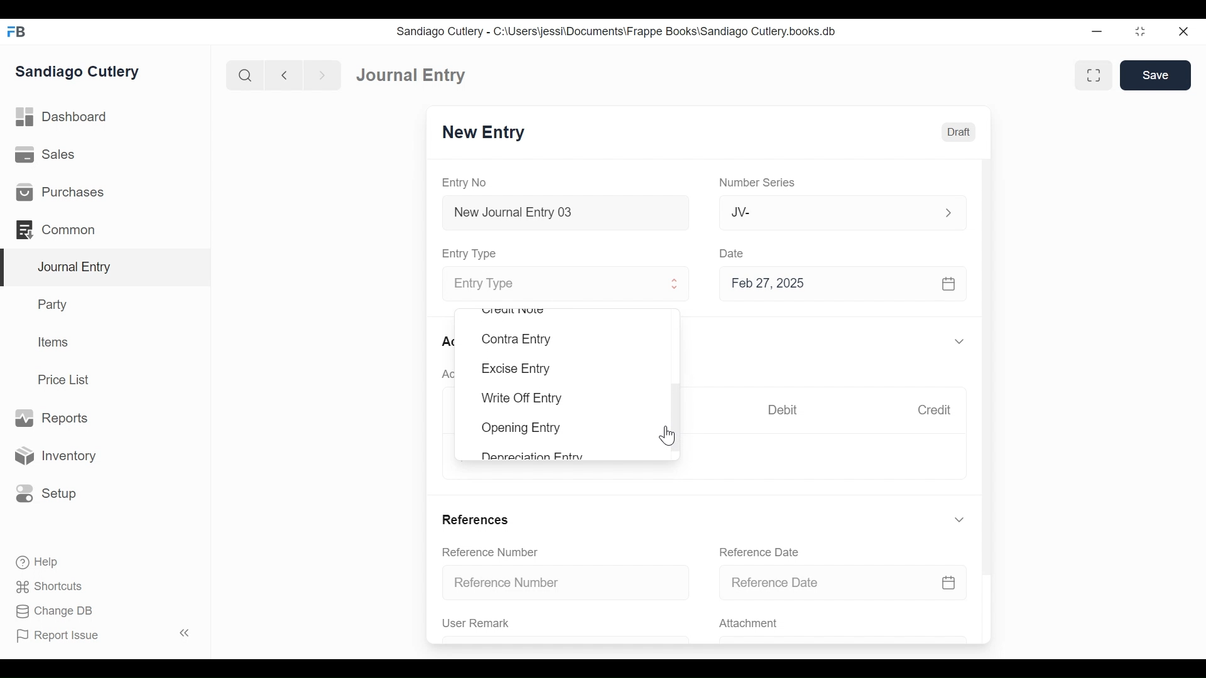 This screenshot has width=1206, height=678. I want to click on User Remark, so click(484, 624).